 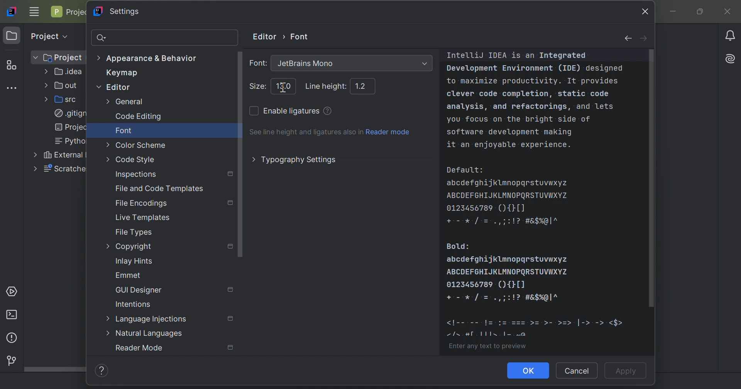 I want to click on Code editing, so click(x=139, y=117).